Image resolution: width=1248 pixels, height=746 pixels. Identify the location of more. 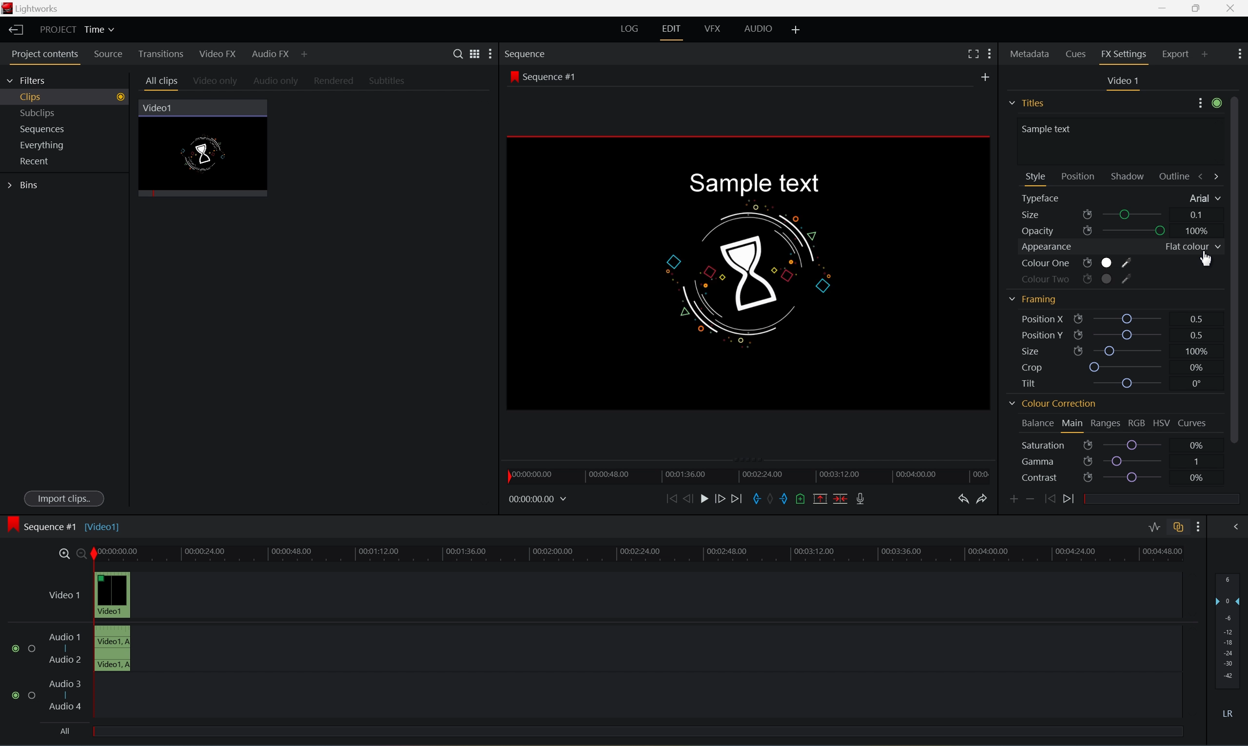
(487, 55).